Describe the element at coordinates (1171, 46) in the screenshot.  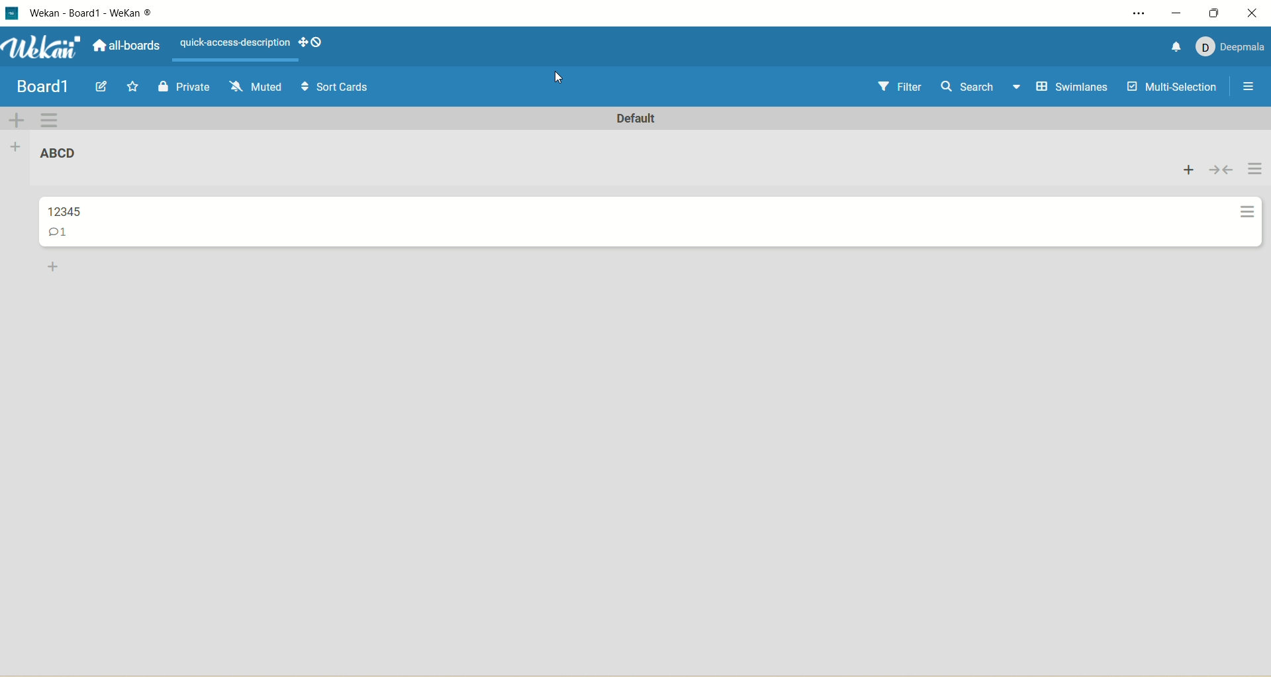
I see `notification` at that location.